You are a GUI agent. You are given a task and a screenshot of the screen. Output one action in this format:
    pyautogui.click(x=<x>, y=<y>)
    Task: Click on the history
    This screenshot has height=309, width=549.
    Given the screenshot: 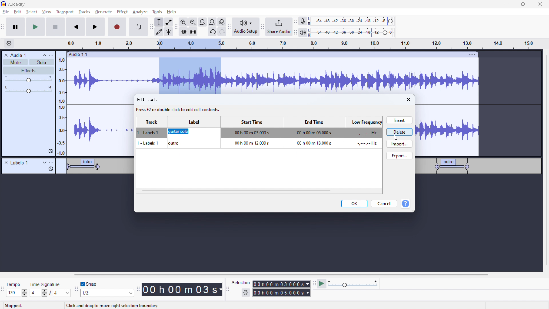 What is the action you would take?
    pyautogui.click(x=51, y=169)
    